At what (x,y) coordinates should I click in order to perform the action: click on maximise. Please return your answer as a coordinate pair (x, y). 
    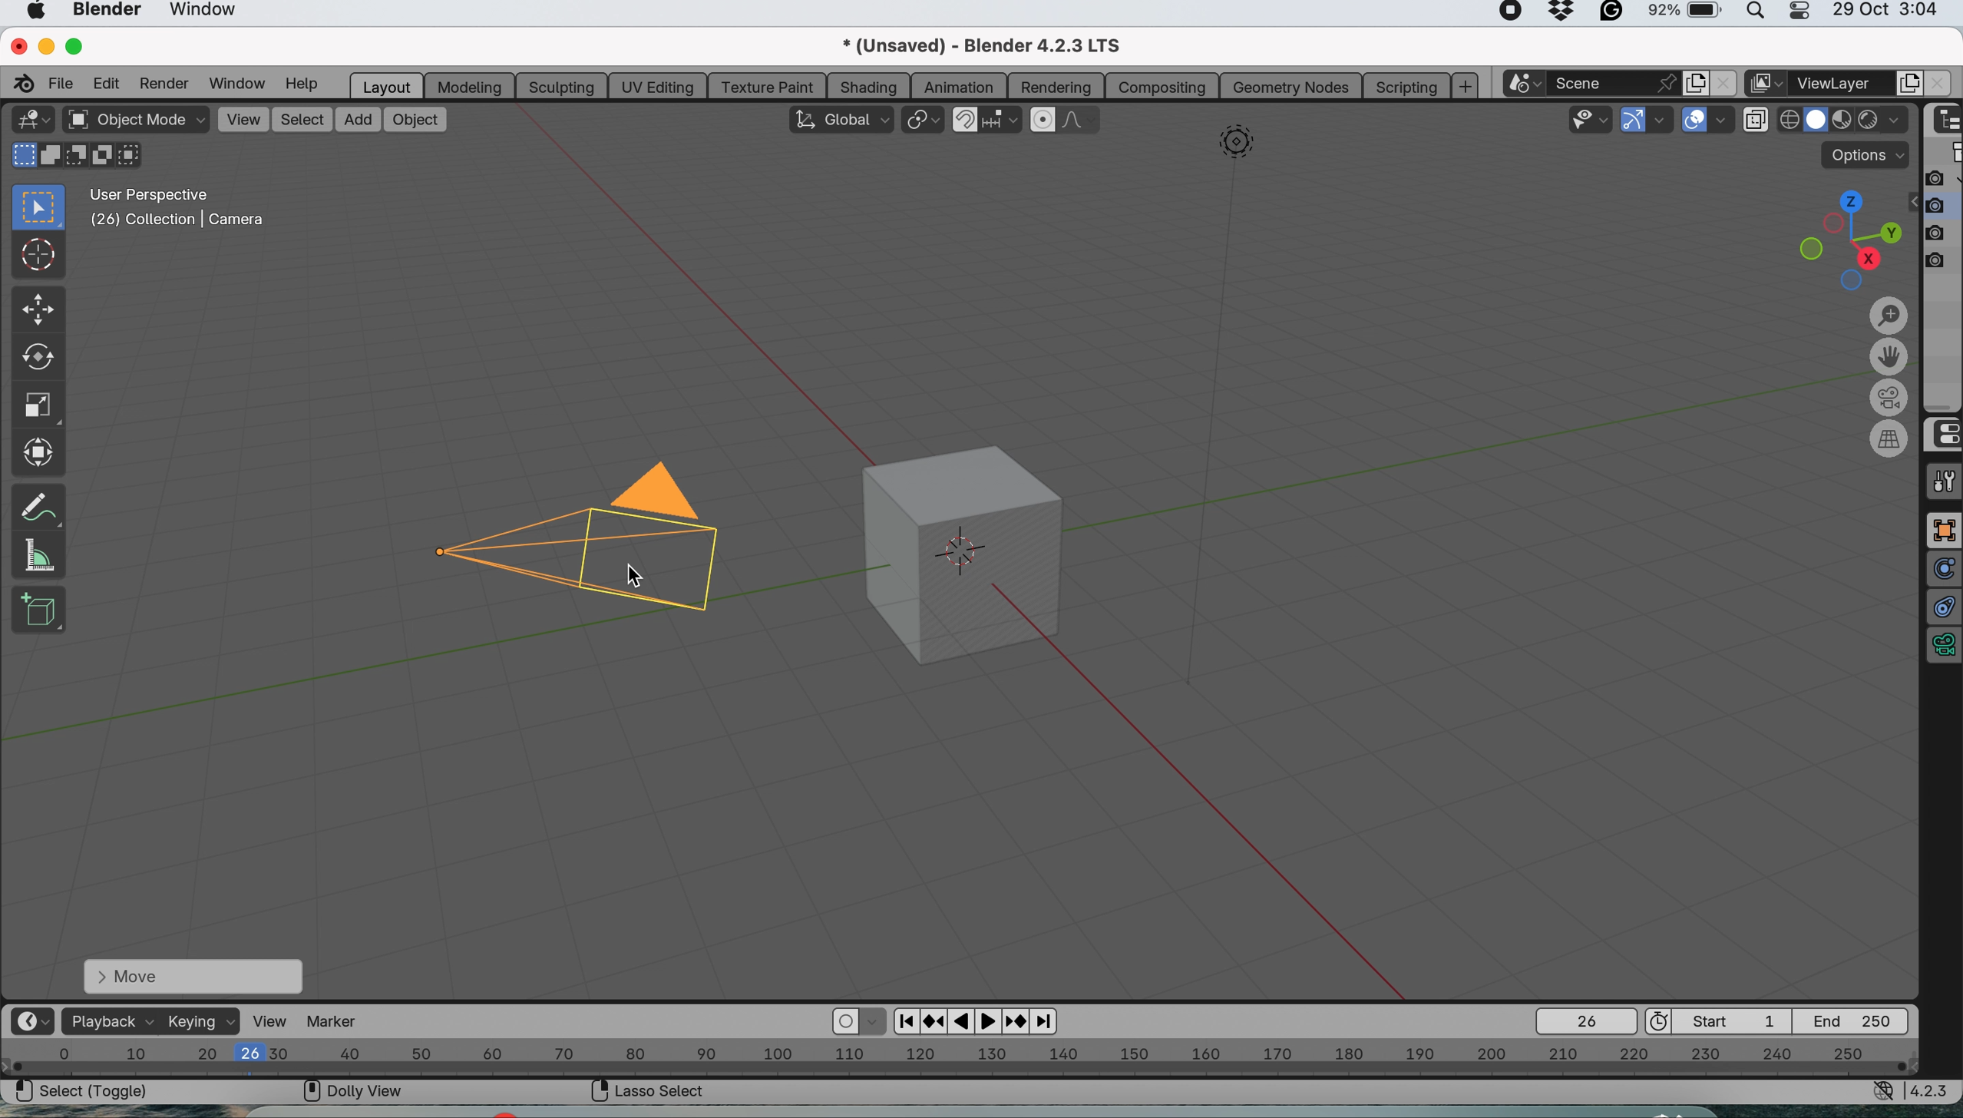
    Looking at the image, I should click on (79, 46).